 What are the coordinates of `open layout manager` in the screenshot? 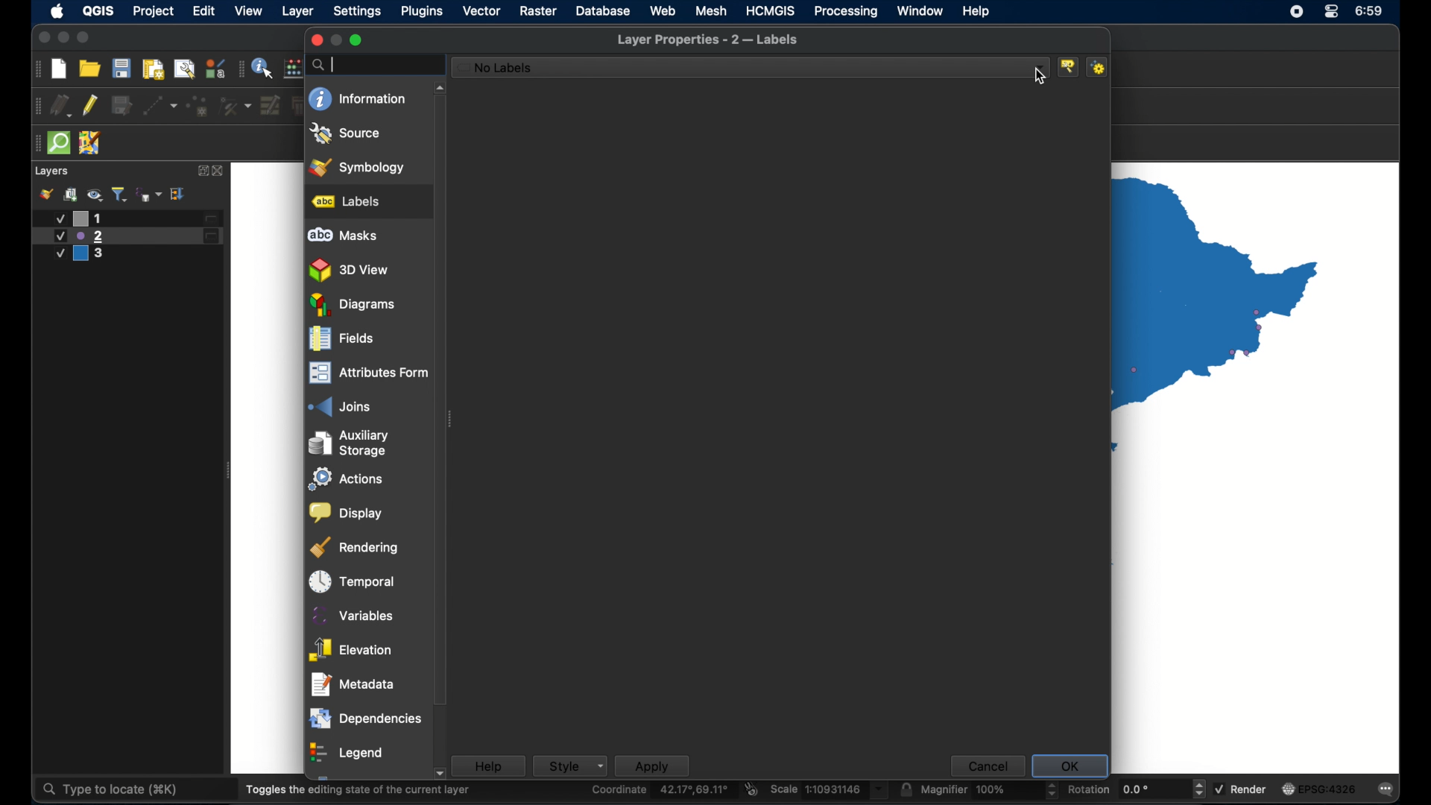 It's located at (184, 69).